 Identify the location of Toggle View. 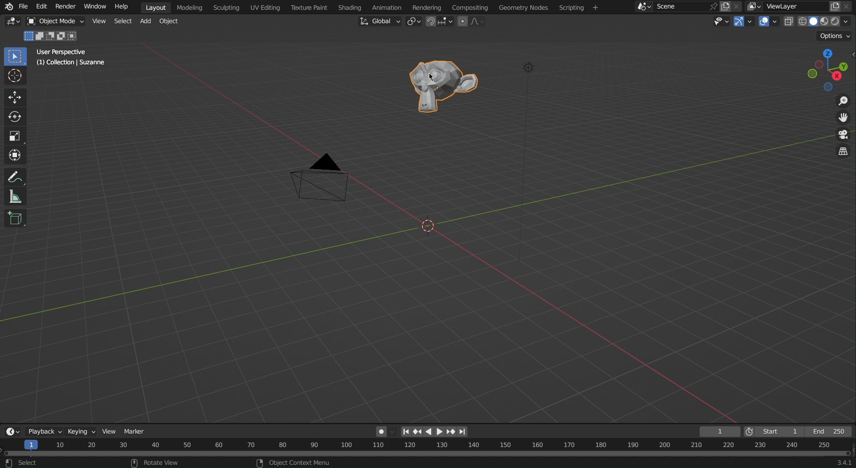
(843, 152).